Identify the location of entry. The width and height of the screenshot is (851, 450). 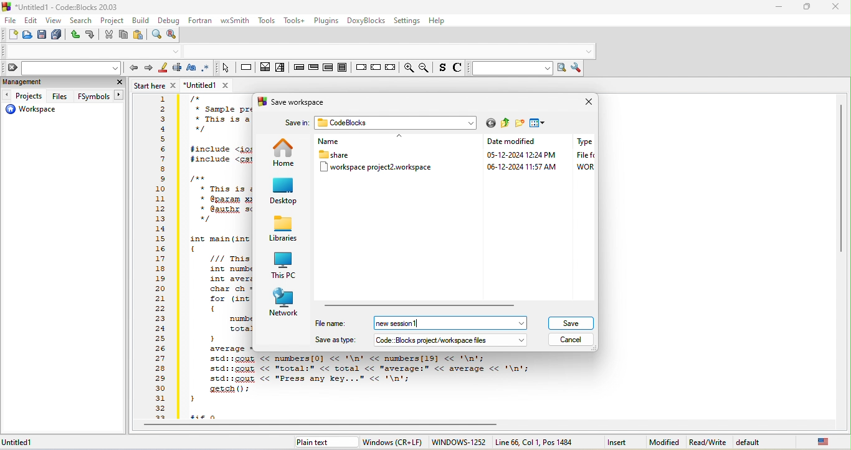
(299, 69).